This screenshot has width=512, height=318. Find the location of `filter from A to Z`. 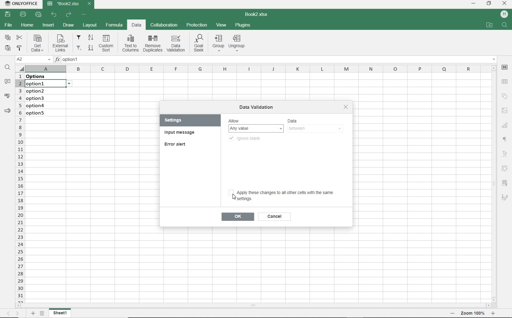

filter from A to Z is located at coordinates (85, 37).